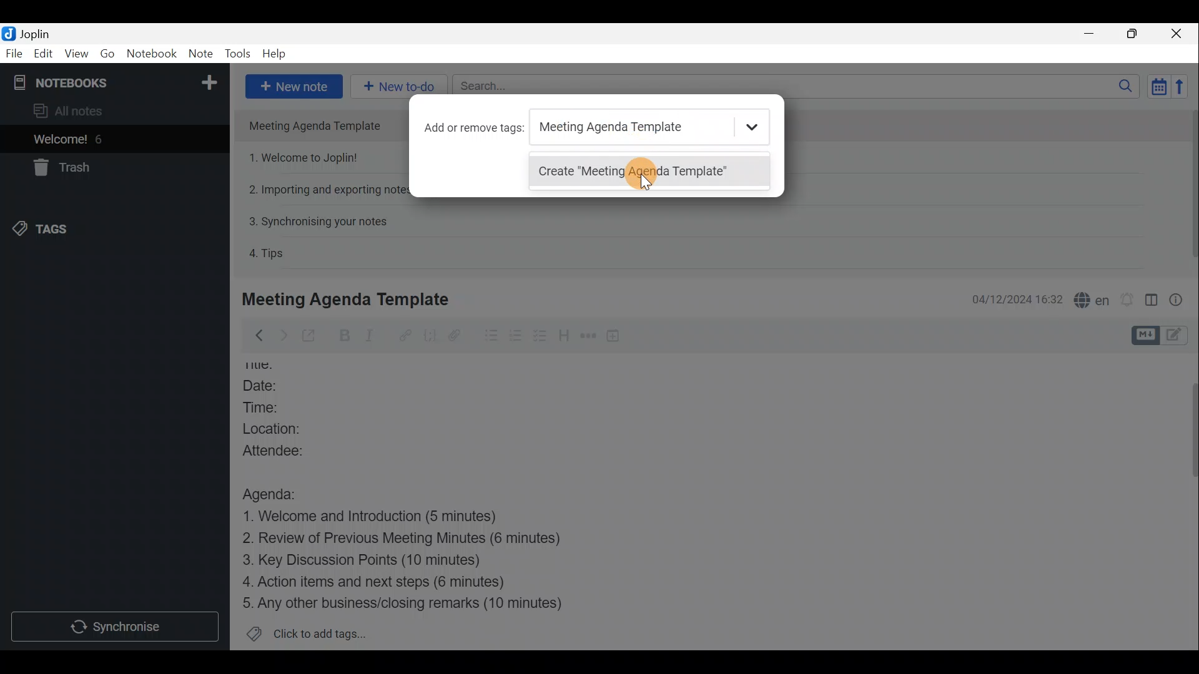  What do you see at coordinates (117, 82) in the screenshot?
I see `Notebooks` at bounding box center [117, 82].